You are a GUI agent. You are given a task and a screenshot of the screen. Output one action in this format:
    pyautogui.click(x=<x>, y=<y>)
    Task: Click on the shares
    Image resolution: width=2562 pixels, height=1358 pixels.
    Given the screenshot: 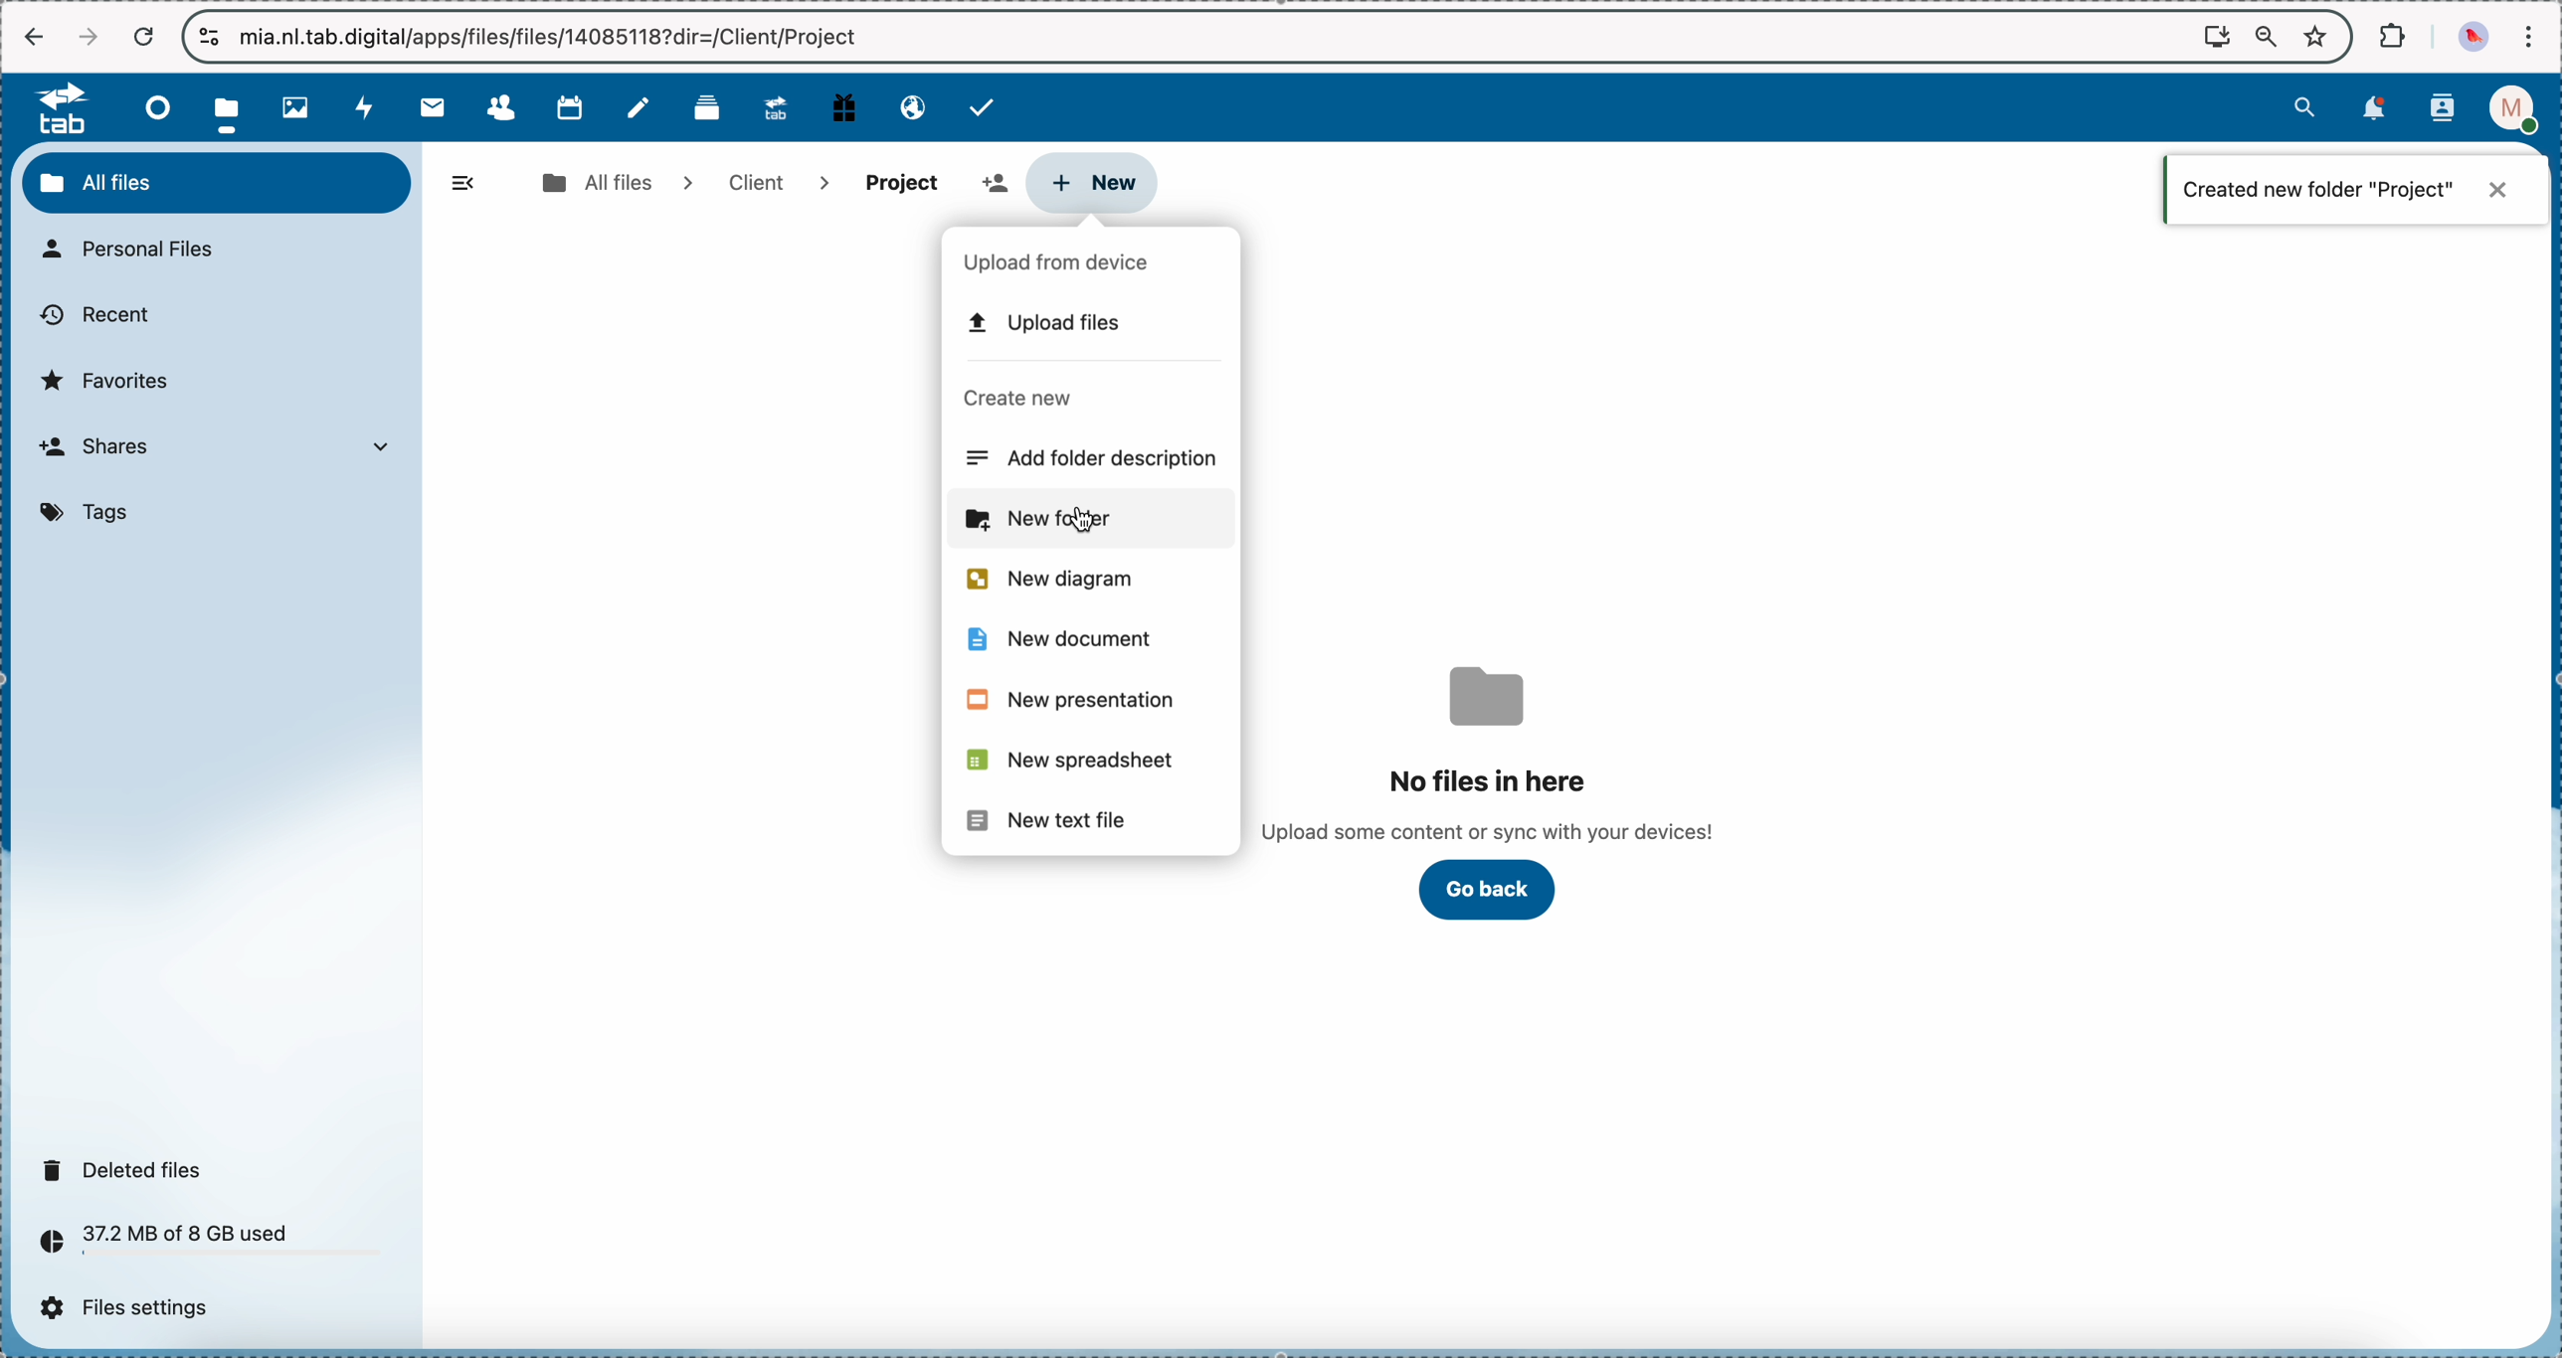 What is the action you would take?
    pyautogui.click(x=224, y=449)
    